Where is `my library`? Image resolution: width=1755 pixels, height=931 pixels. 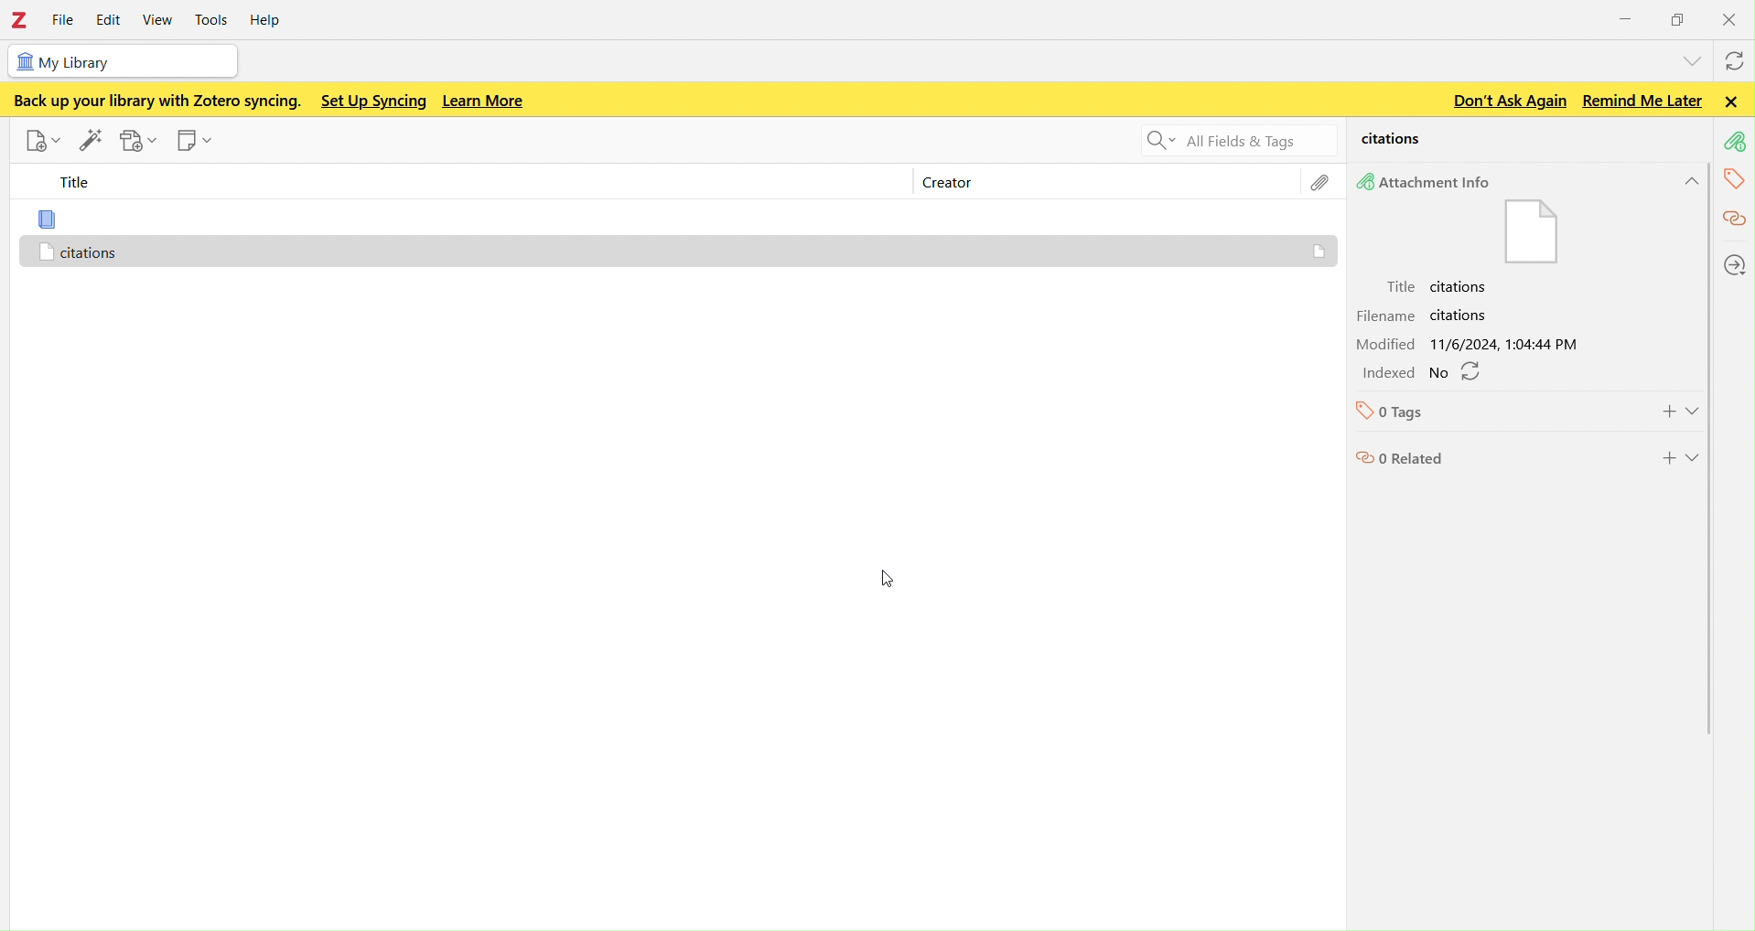
my library is located at coordinates (121, 63).